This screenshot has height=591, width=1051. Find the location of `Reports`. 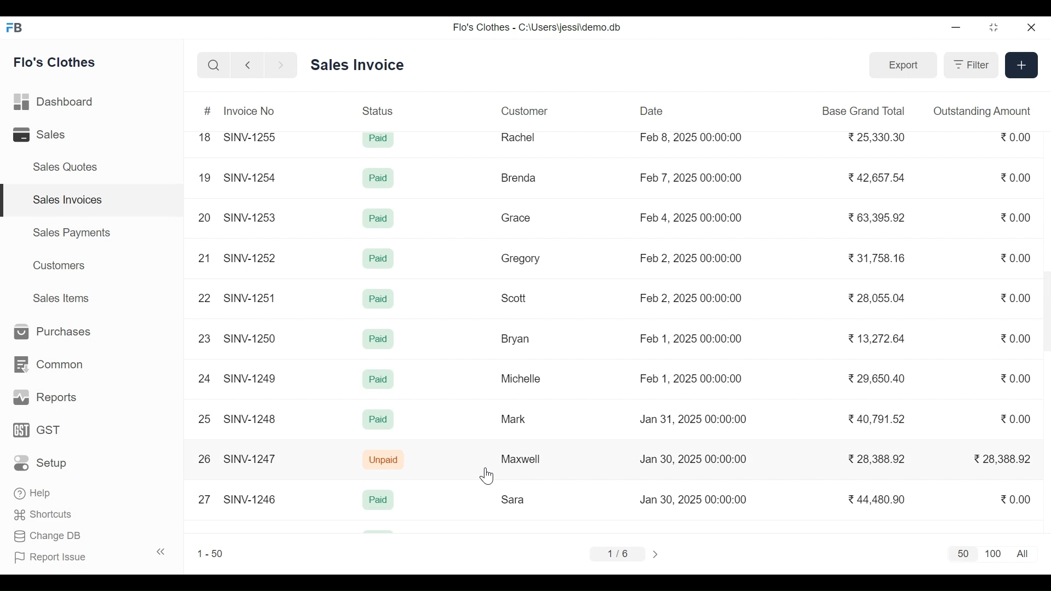

Reports is located at coordinates (43, 398).